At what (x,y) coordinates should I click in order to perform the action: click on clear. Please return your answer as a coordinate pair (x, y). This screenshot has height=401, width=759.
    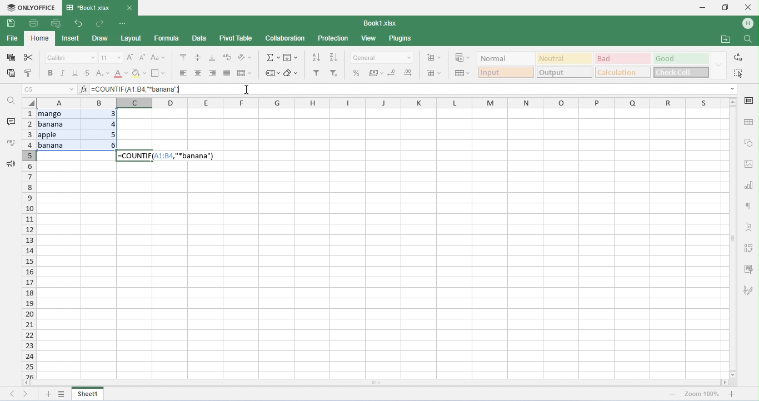
    Looking at the image, I should click on (291, 73).